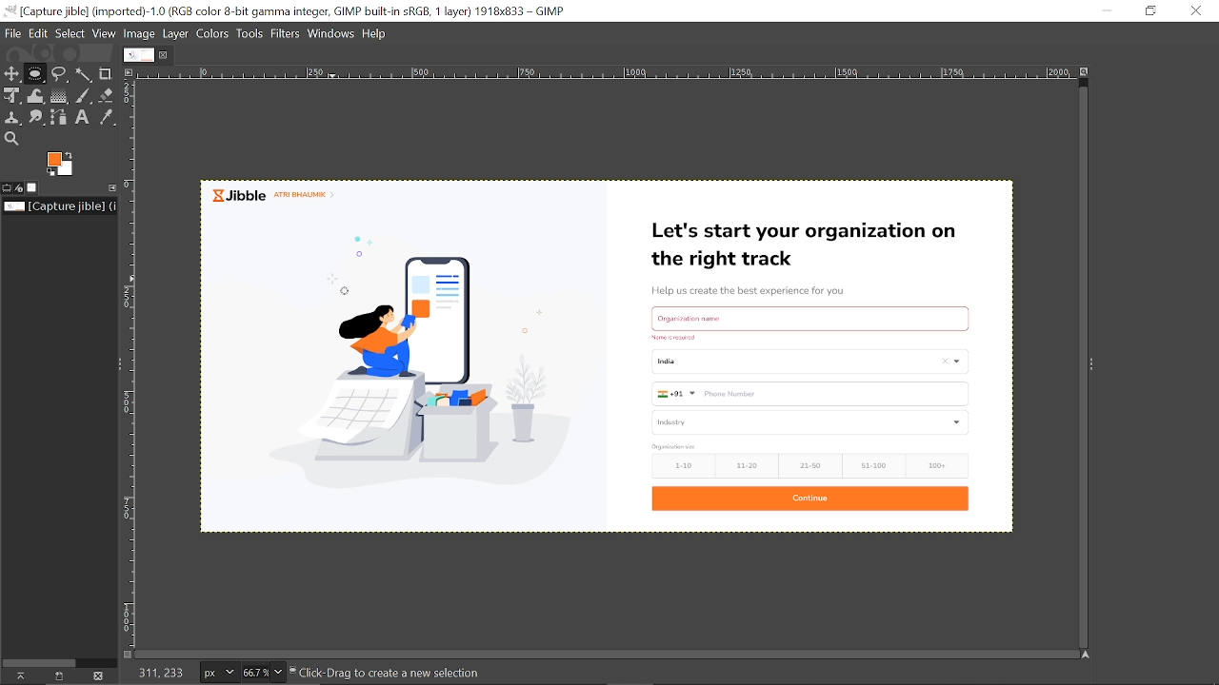 This screenshot has height=685, width=1219. I want to click on Navigate the image display, so click(1084, 655).